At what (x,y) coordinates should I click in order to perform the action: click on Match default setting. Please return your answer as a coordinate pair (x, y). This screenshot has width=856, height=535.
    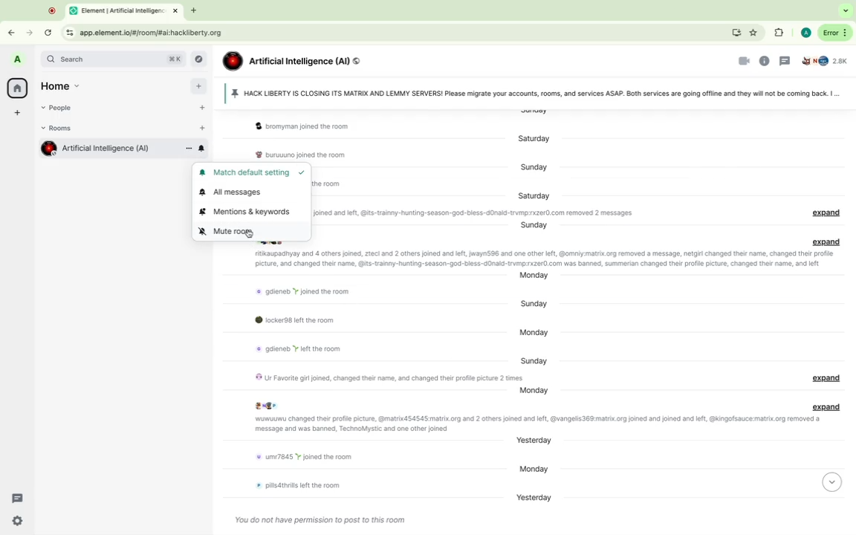
    Looking at the image, I should click on (252, 176).